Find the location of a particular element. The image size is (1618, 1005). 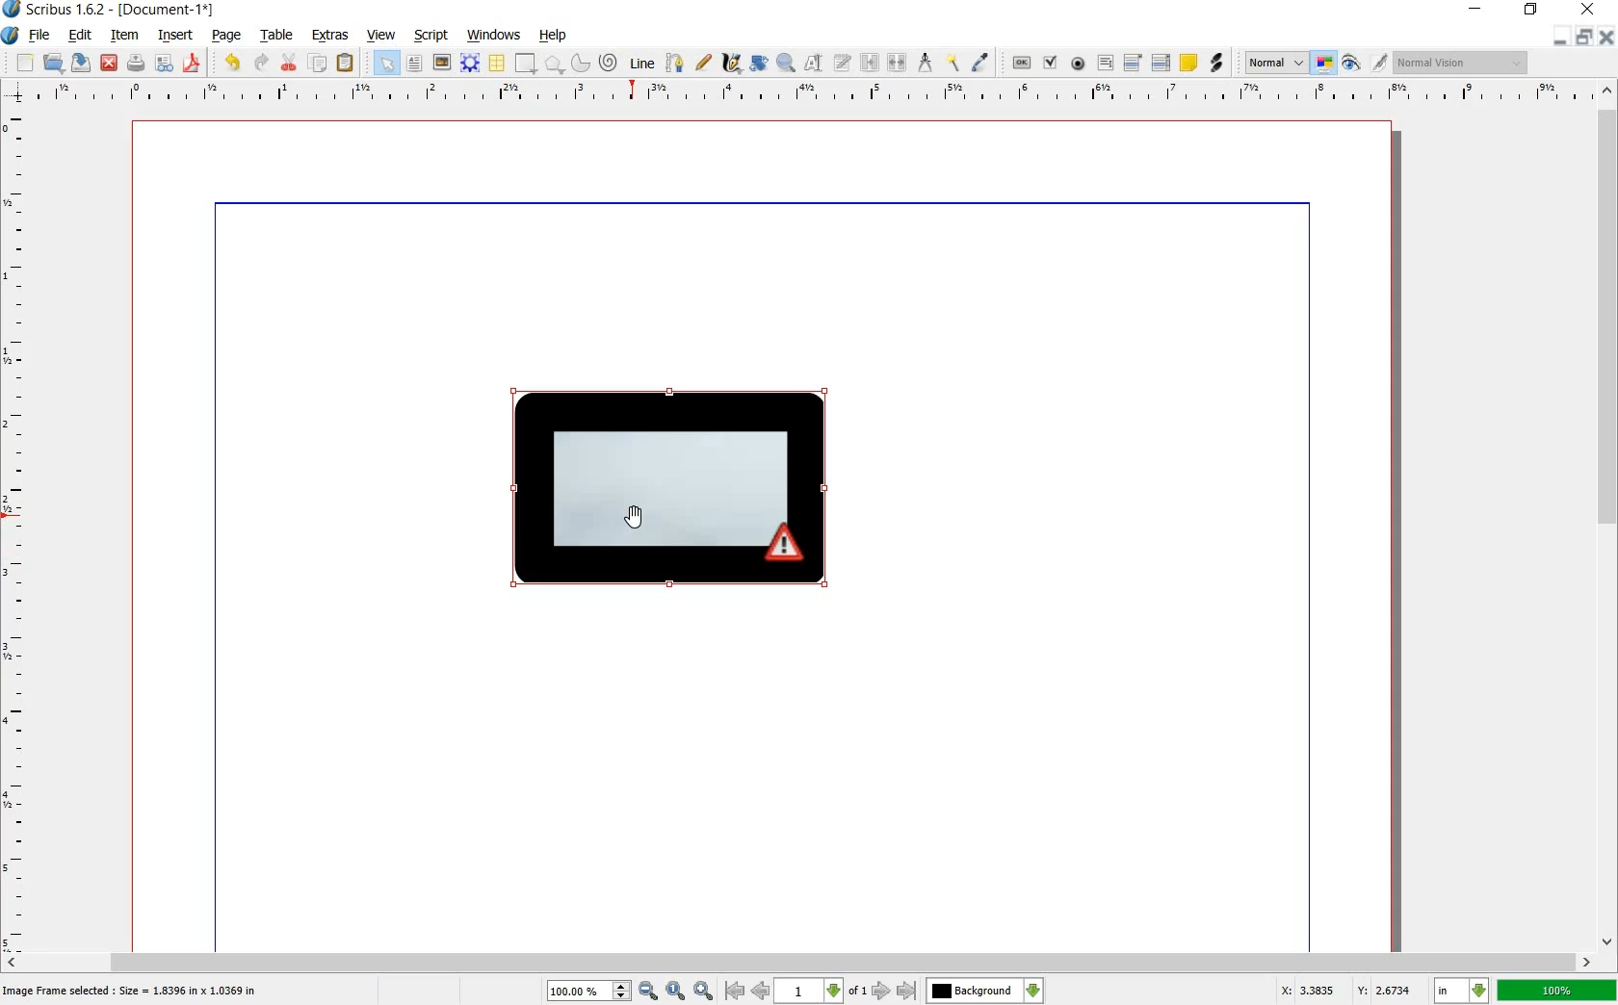

redo is located at coordinates (261, 64).